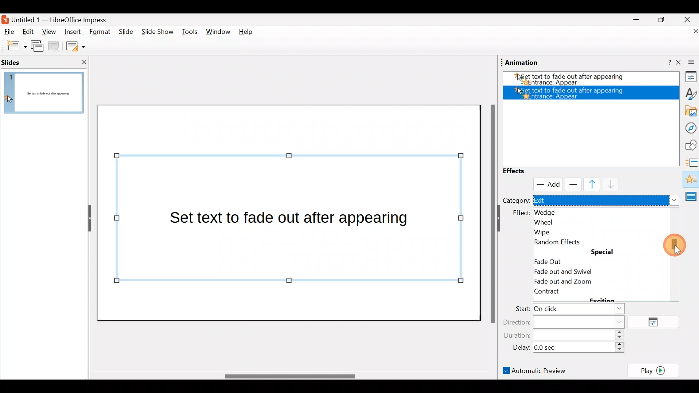 The width and height of the screenshot is (699, 393). What do you see at coordinates (46, 93) in the screenshot?
I see `Slide pane` at bounding box center [46, 93].